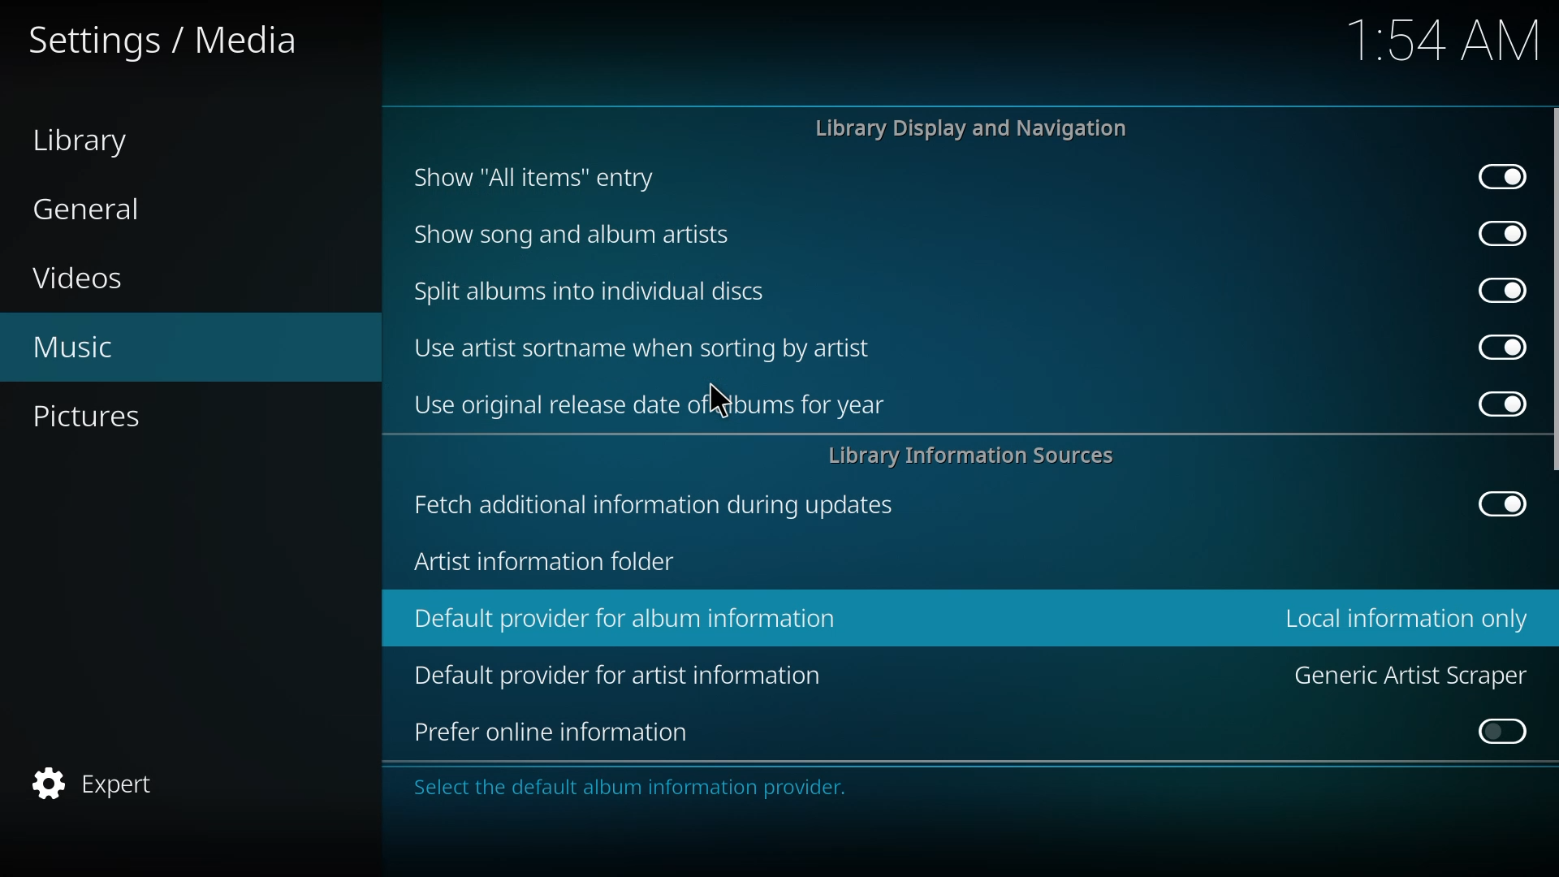  What do you see at coordinates (653, 349) in the screenshot?
I see `use artist sortname when sorting` at bounding box center [653, 349].